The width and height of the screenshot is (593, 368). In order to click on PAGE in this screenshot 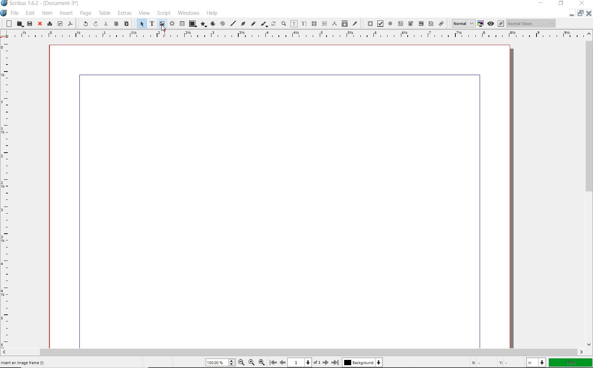, I will do `click(85, 13)`.